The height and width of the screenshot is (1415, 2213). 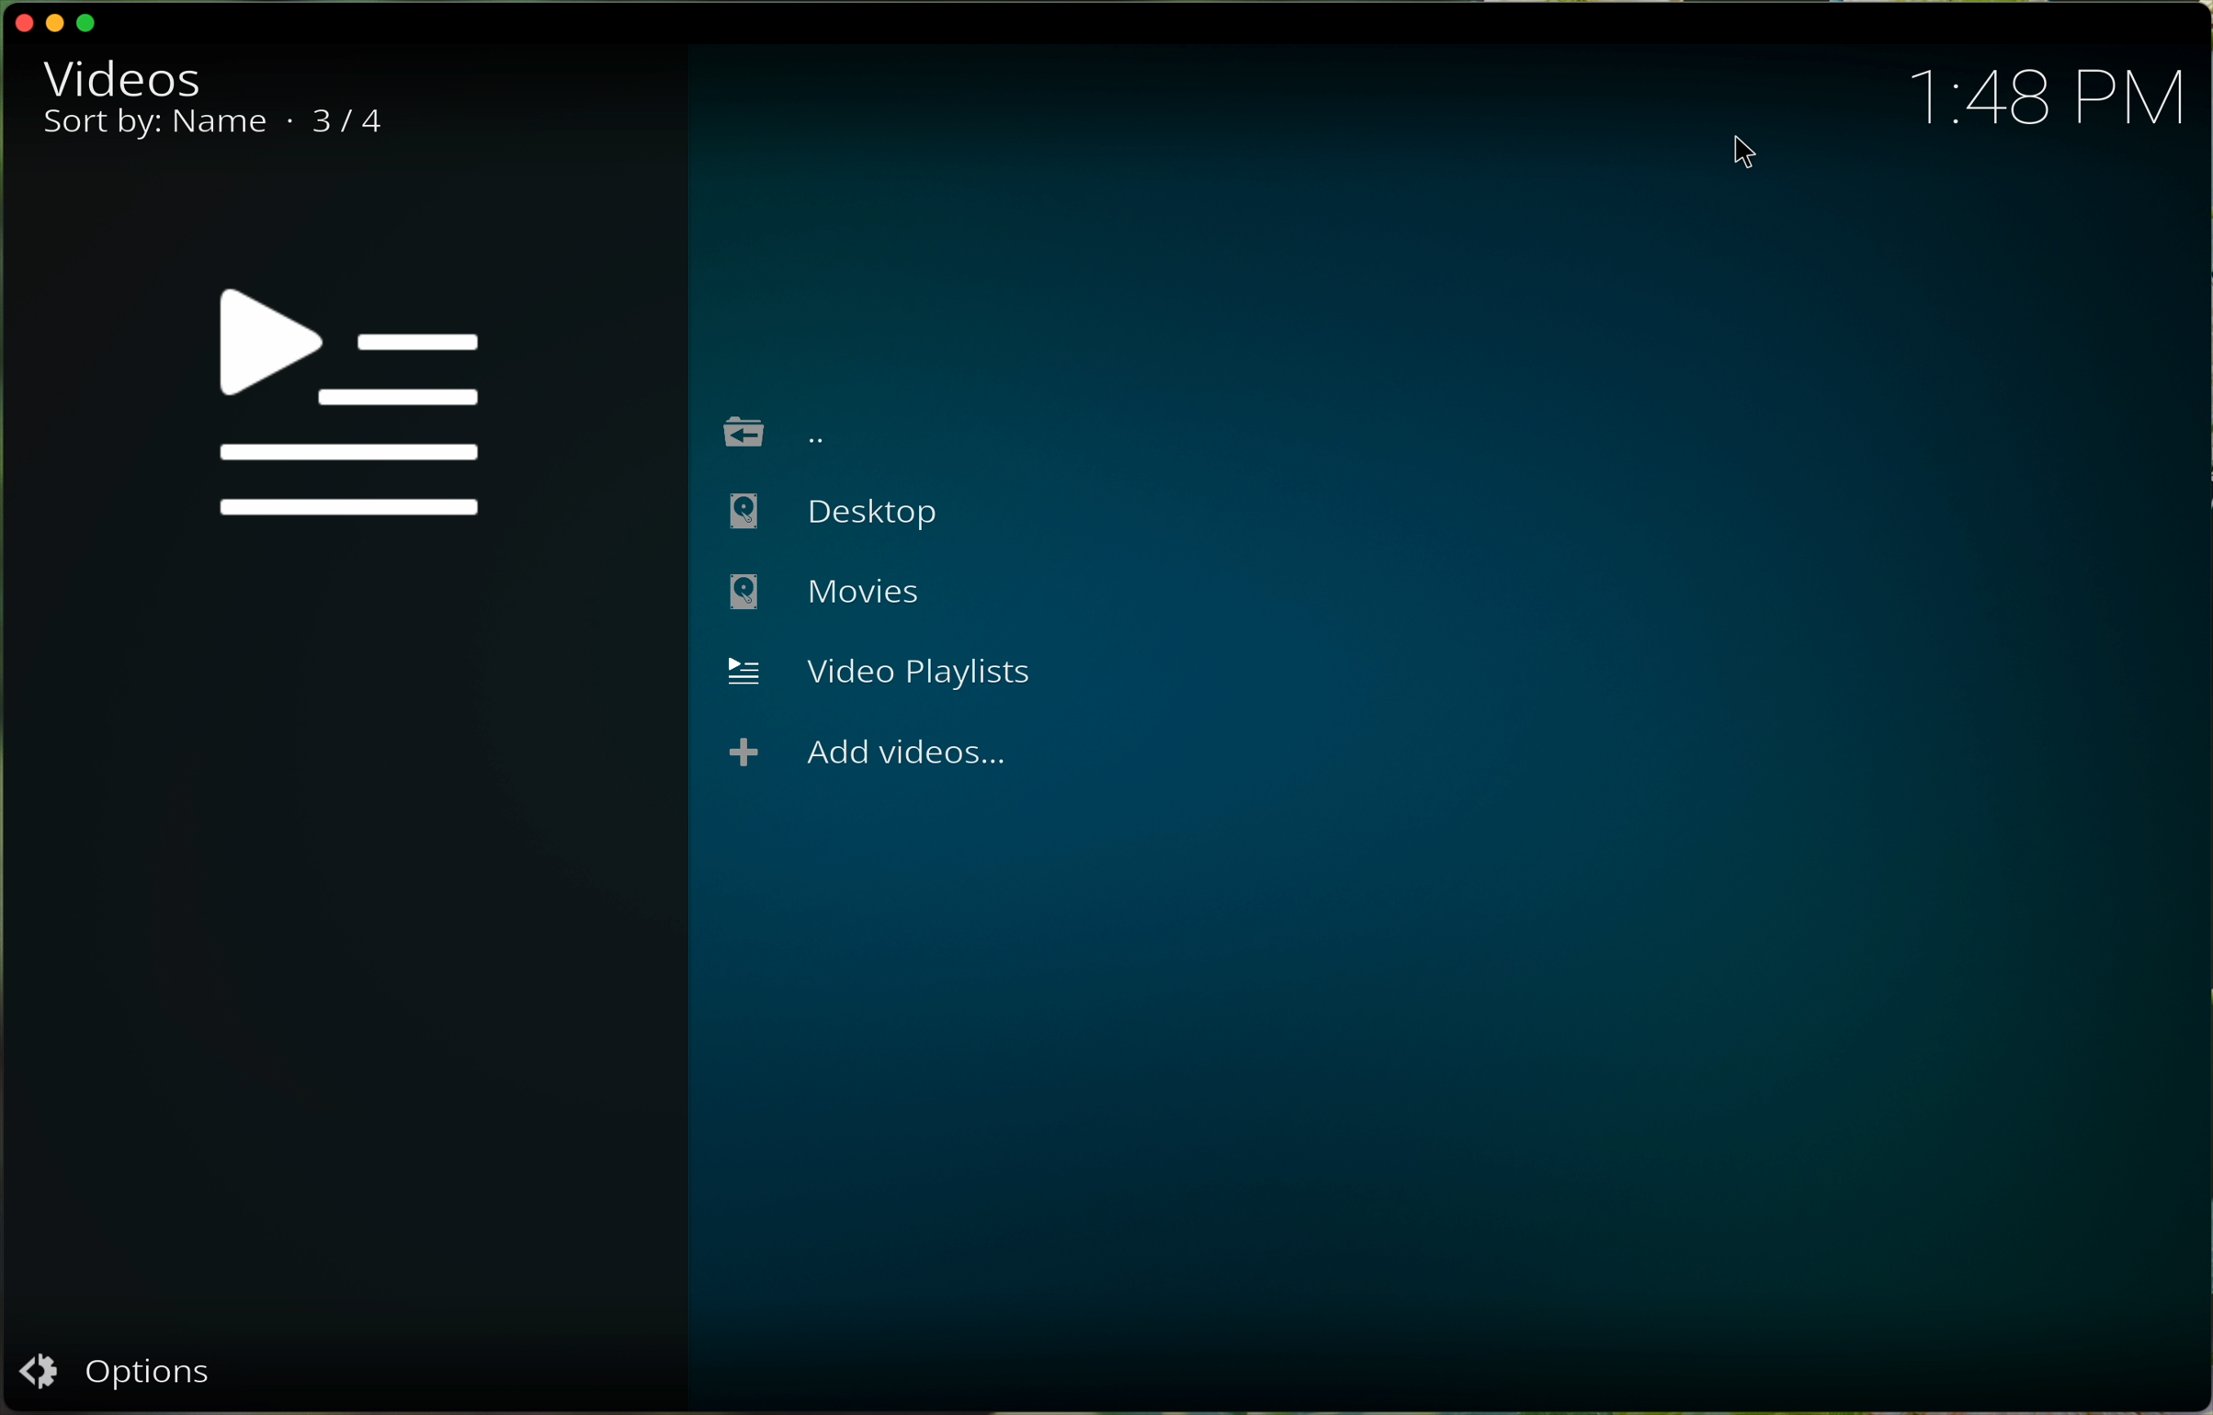 I want to click on sort by name, so click(x=156, y=129).